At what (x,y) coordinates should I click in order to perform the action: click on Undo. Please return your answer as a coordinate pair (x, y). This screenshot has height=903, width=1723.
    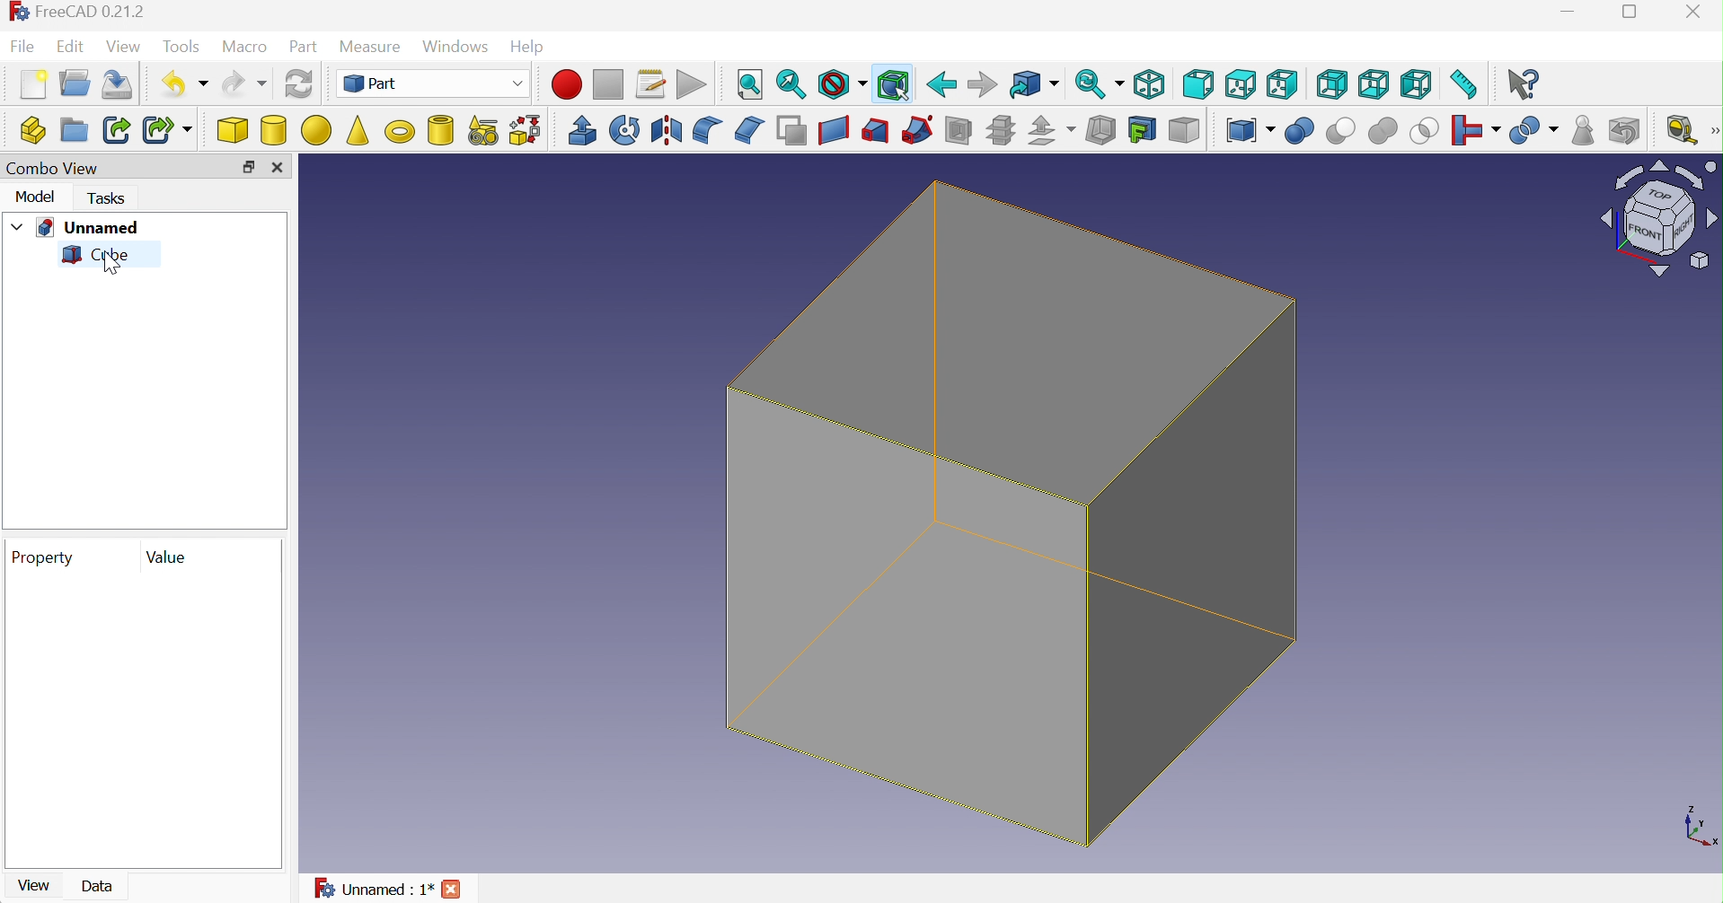
    Looking at the image, I should click on (181, 83).